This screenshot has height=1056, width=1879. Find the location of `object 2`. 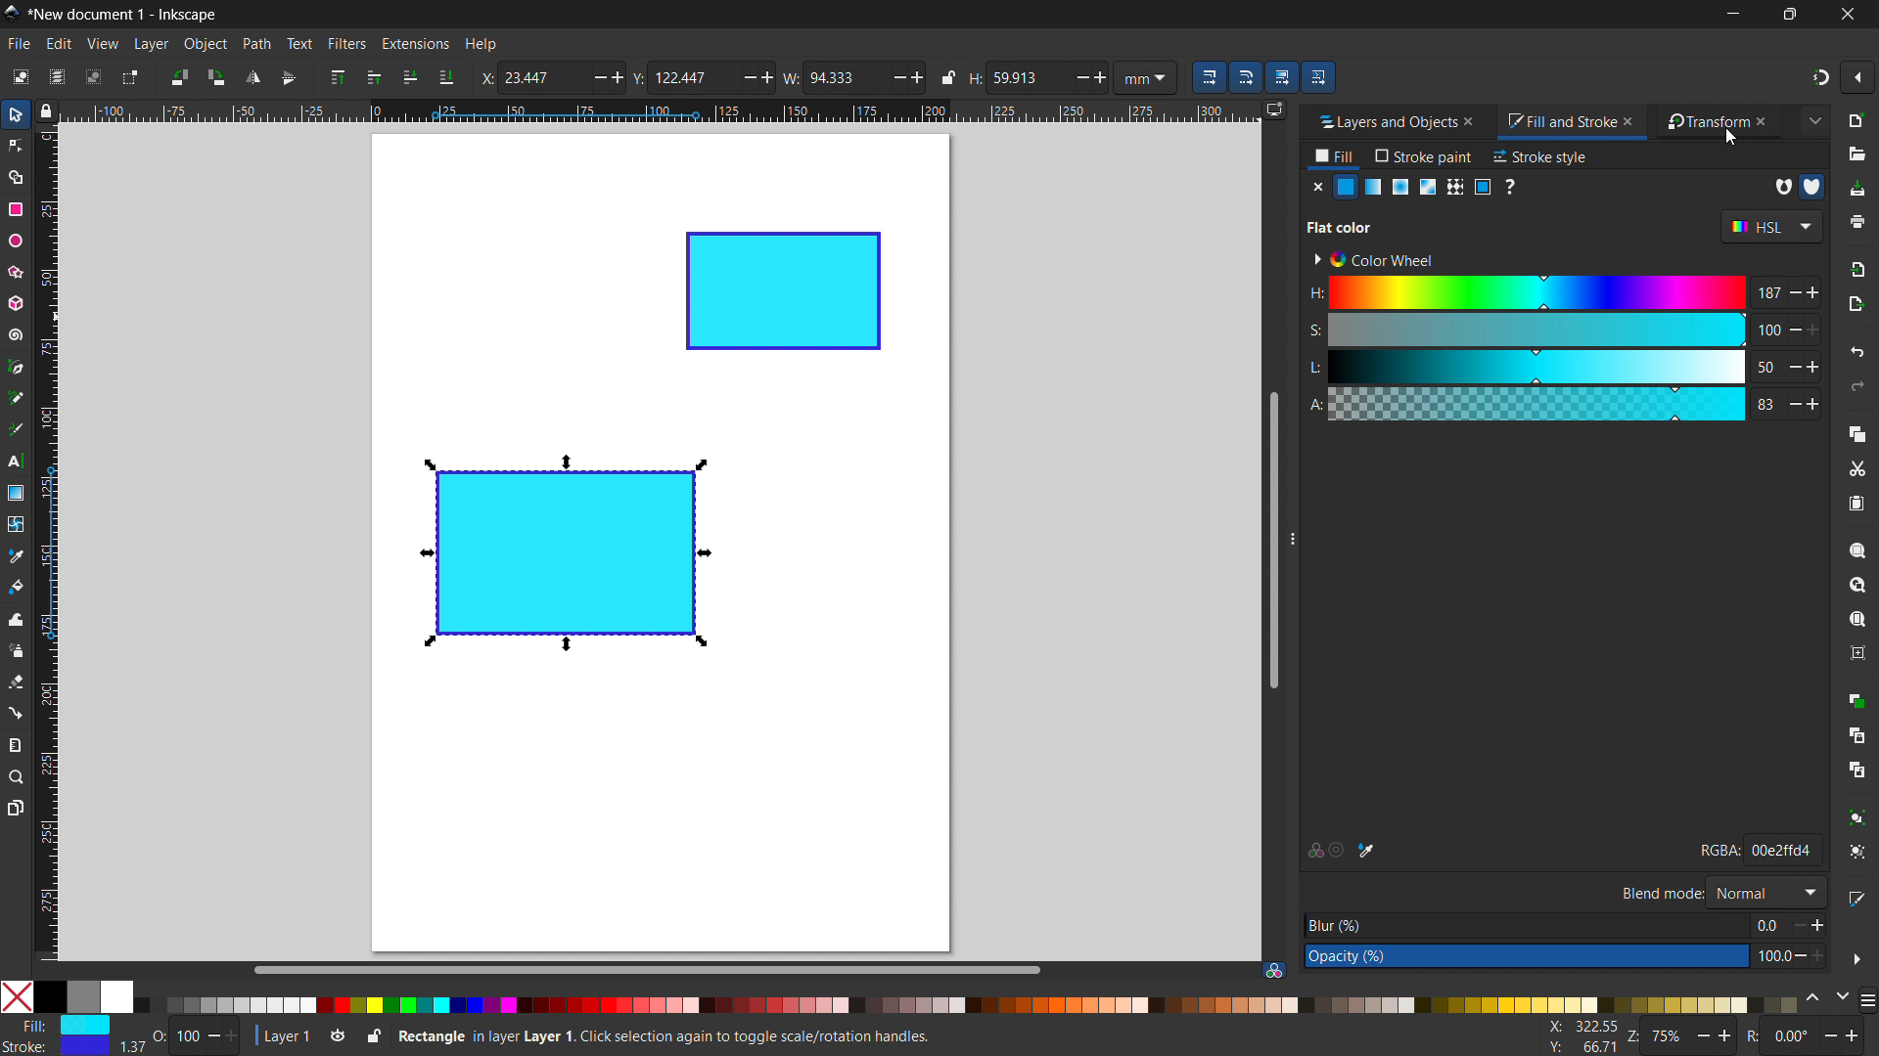

object 2 is located at coordinates (784, 291).